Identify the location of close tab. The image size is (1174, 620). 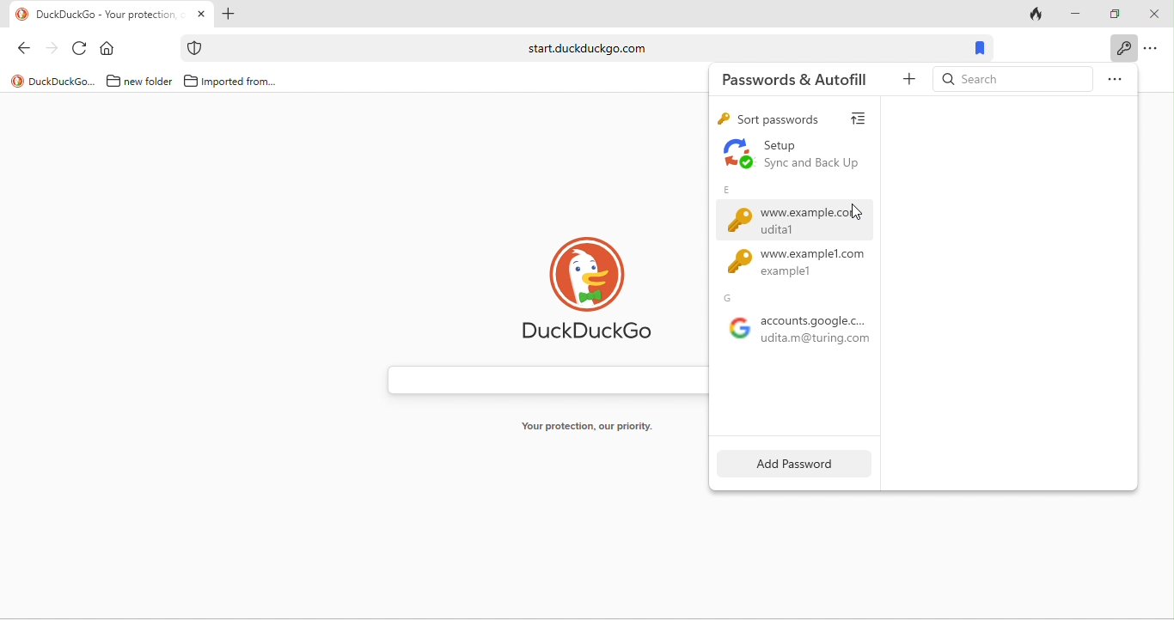
(202, 14).